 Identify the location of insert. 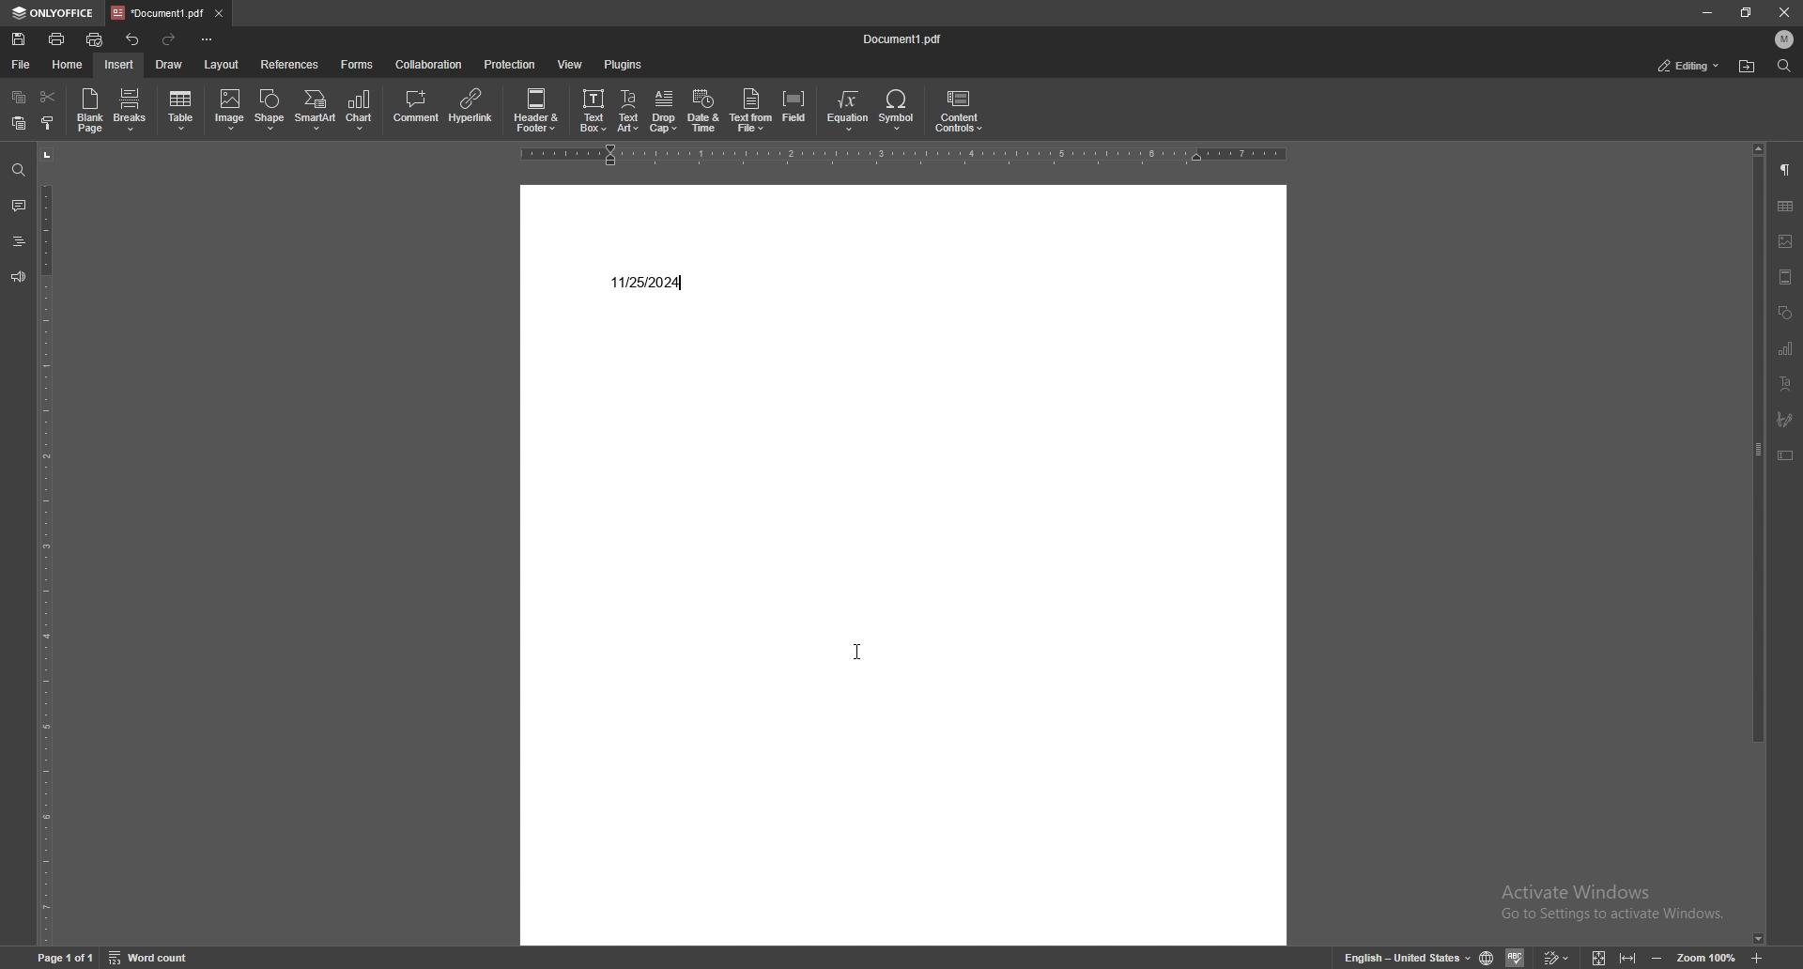
(121, 65).